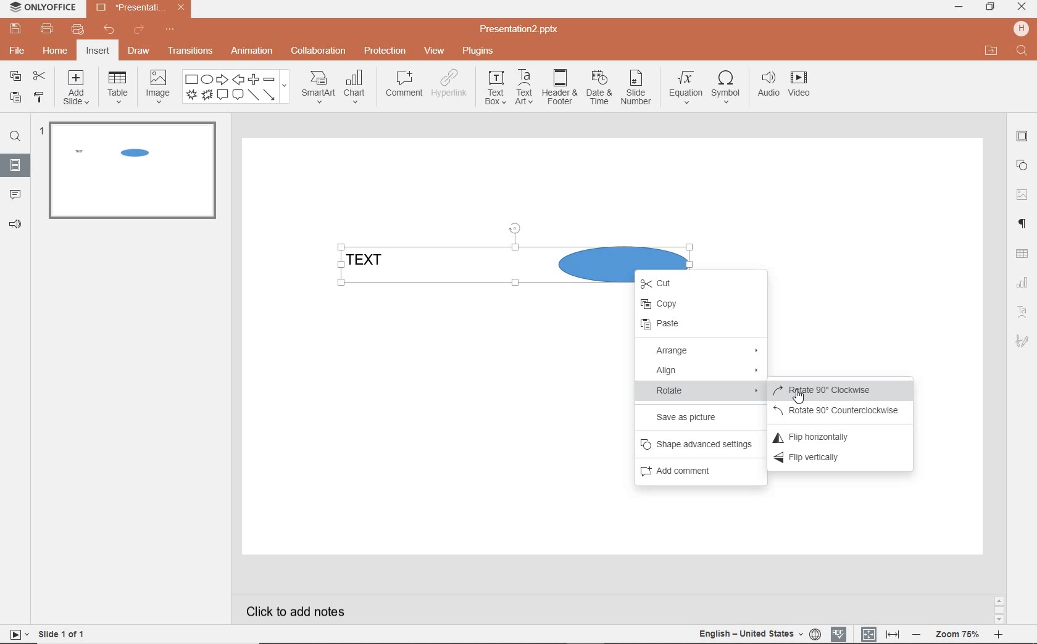  I want to click on Signature, so click(1022, 341).